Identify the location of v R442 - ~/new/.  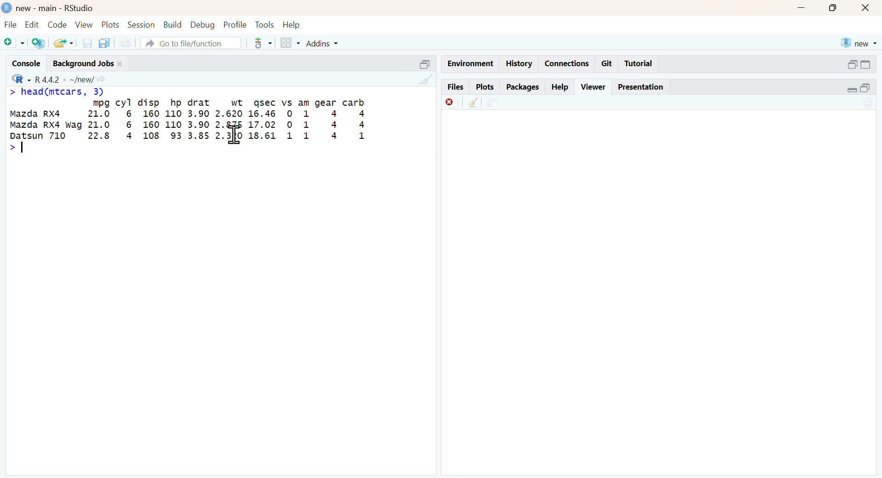
(76, 79).